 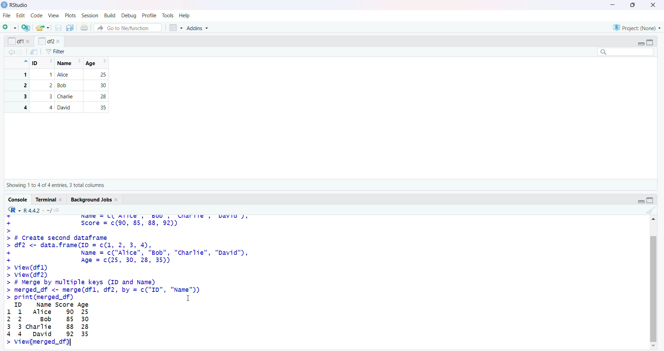 I want to click on profile, so click(x=149, y=16).